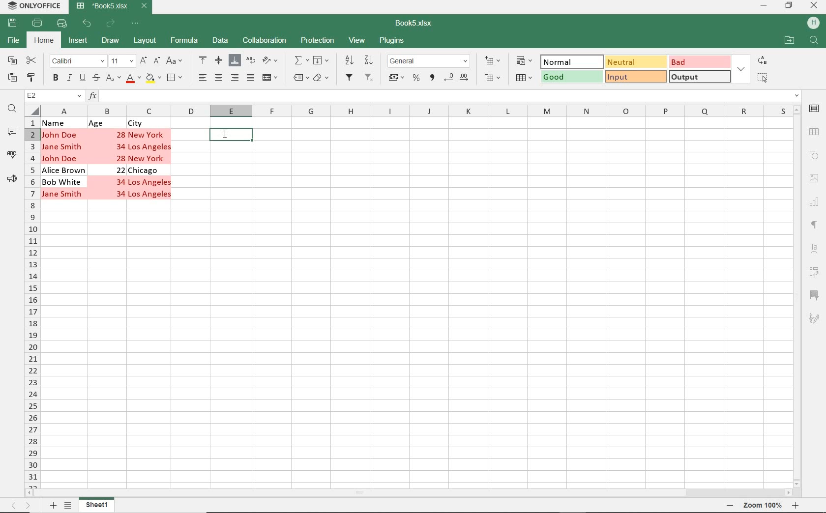 The image size is (826, 513). What do you see at coordinates (68, 506) in the screenshot?
I see `LIST SHEETS` at bounding box center [68, 506].